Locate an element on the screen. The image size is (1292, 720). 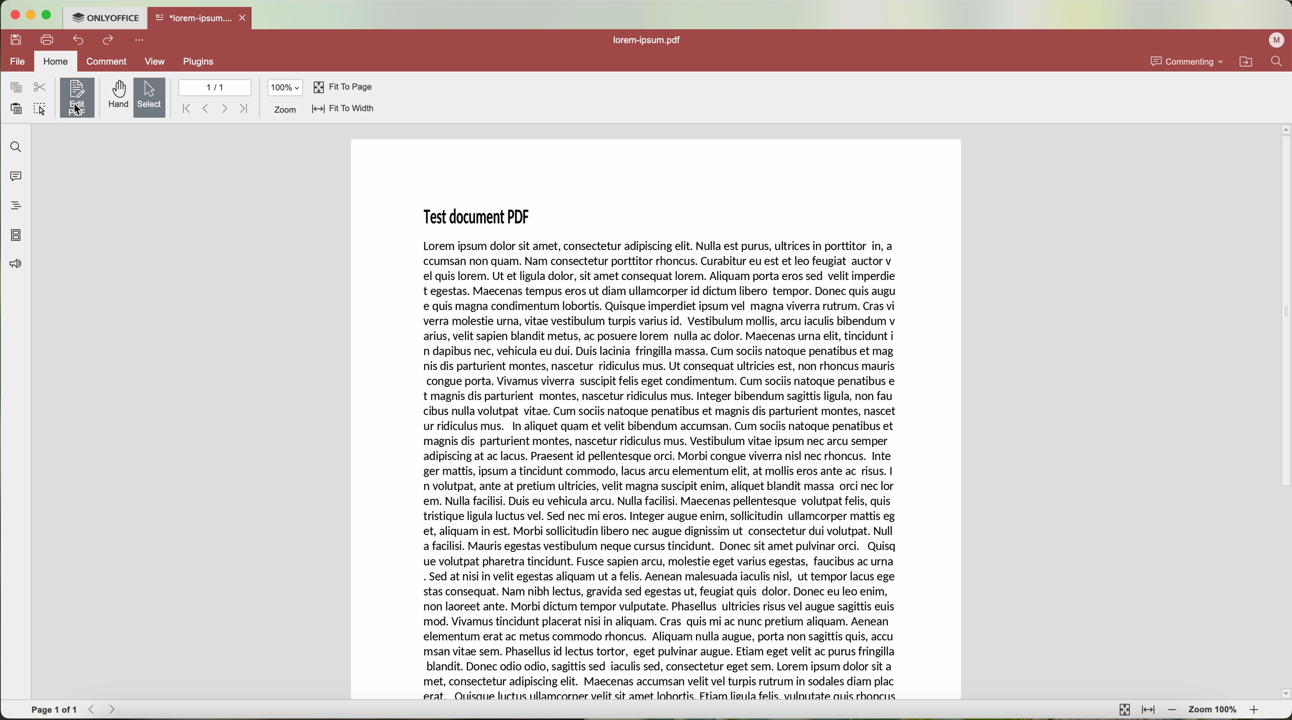
maximize is located at coordinates (49, 15).